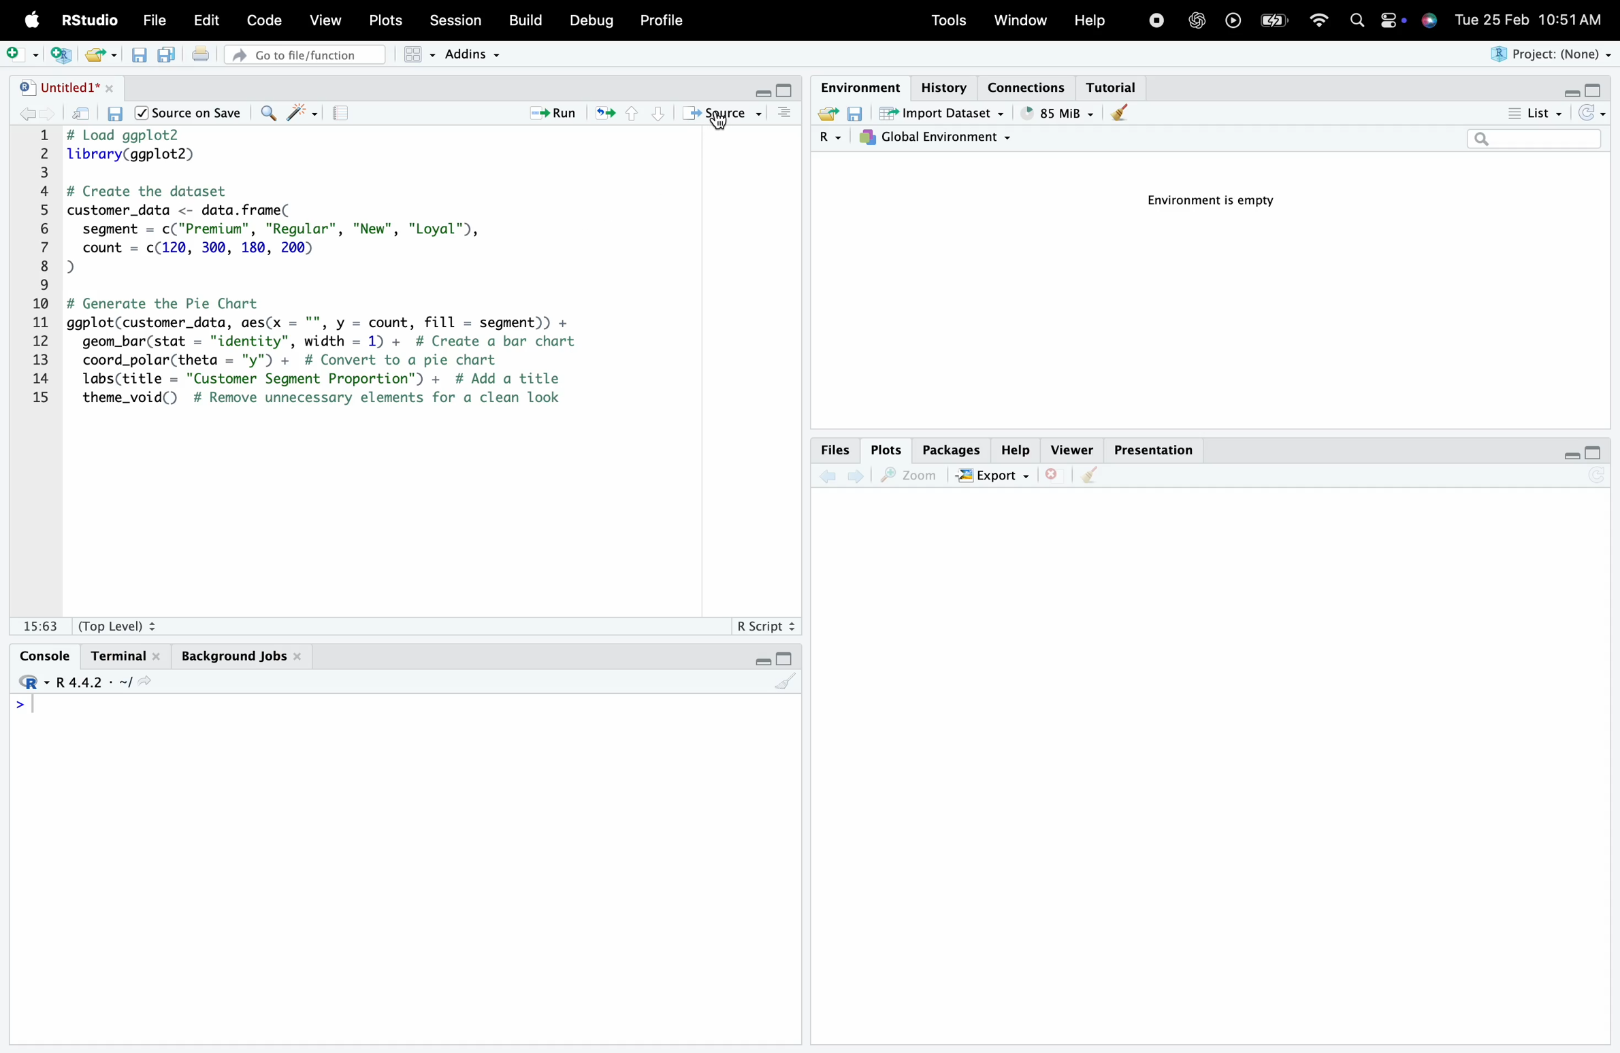 Image resolution: width=1620 pixels, height=1053 pixels. I want to click on logo, so click(33, 21).